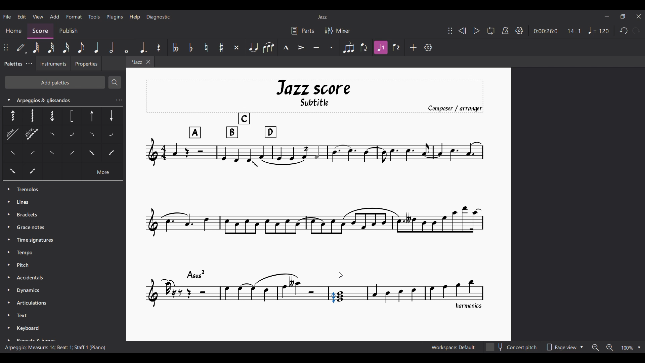  Describe the element at coordinates (135, 62) in the screenshot. I see `Current tab` at that location.